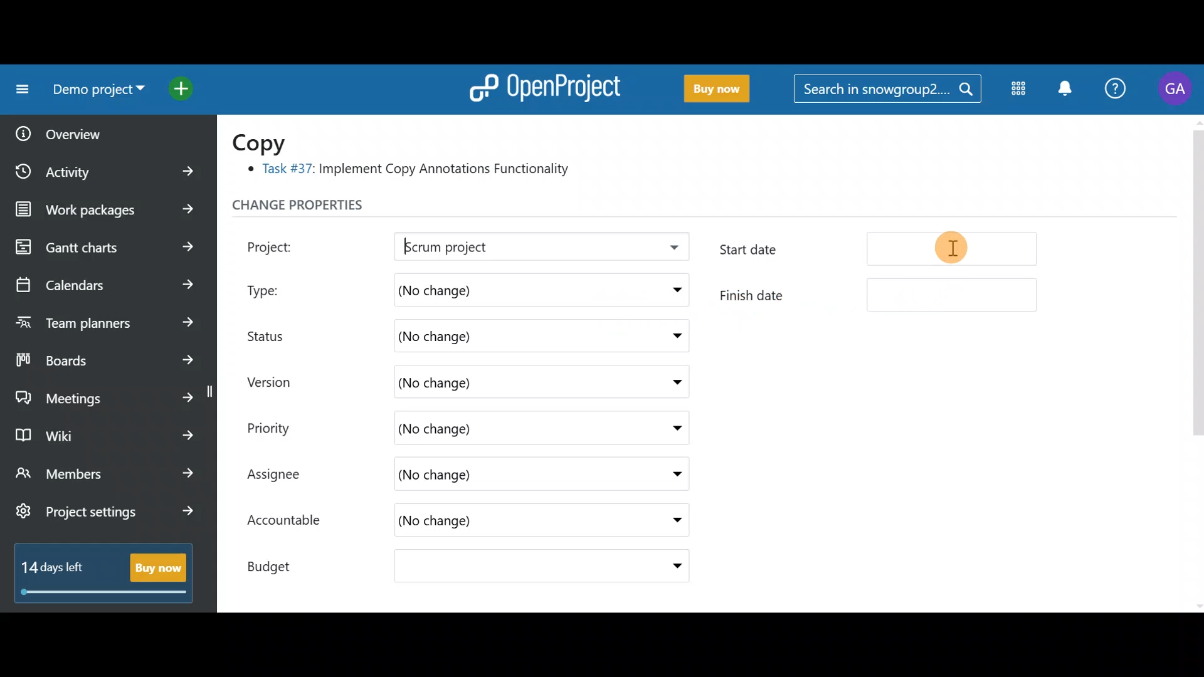  Describe the element at coordinates (285, 245) in the screenshot. I see `Project` at that location.